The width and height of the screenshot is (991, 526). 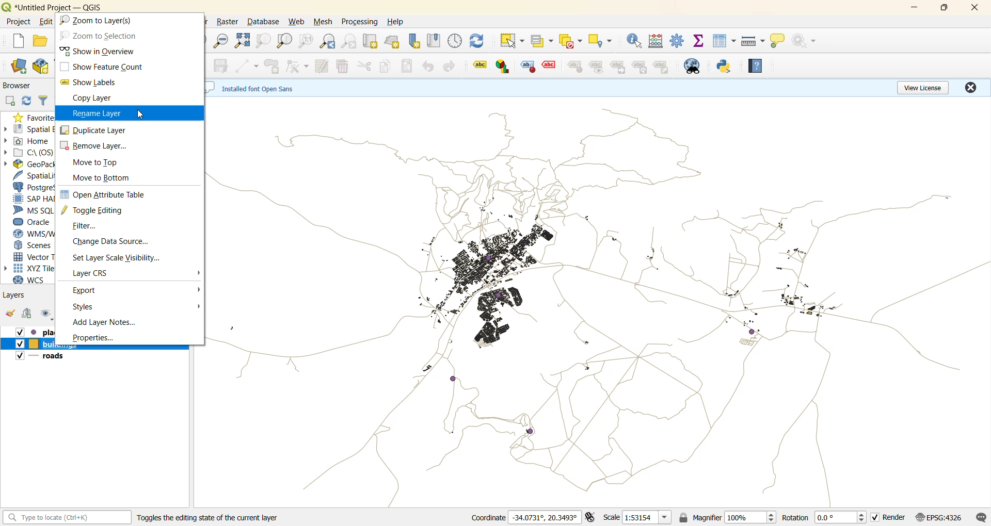 I want to click on style, so click(x=574, y=66).